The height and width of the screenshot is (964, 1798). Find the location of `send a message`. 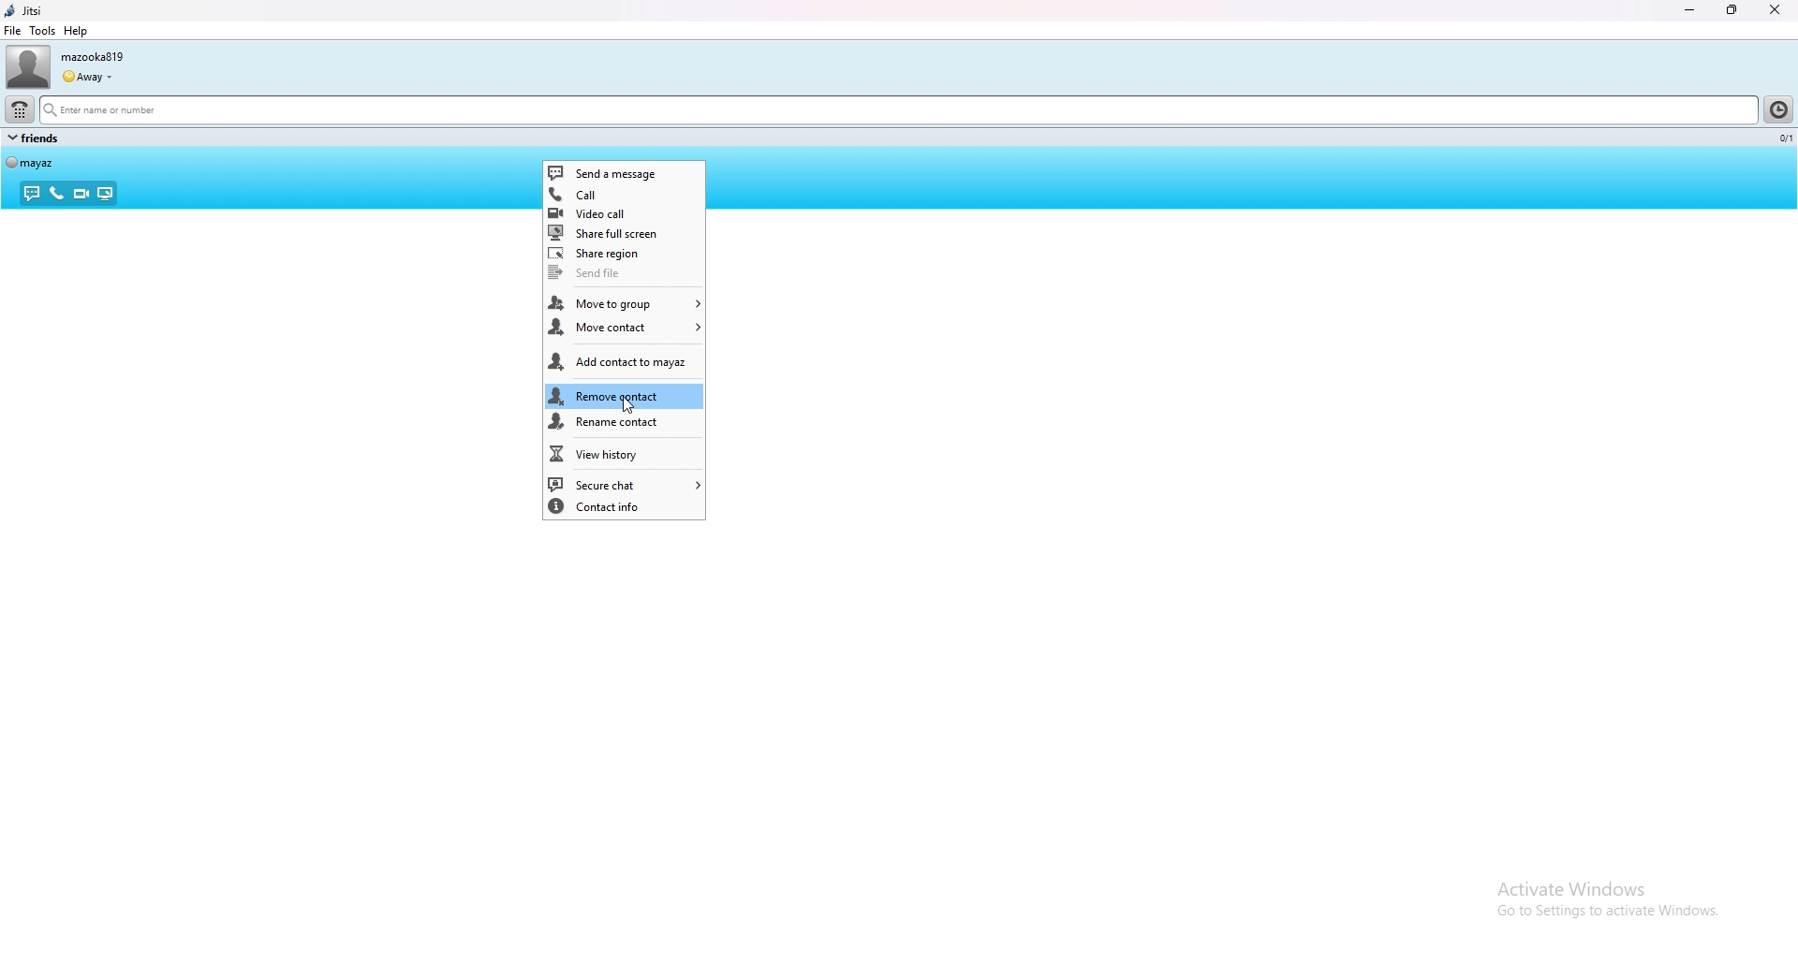

send a message is located at coordinates (625, 172).